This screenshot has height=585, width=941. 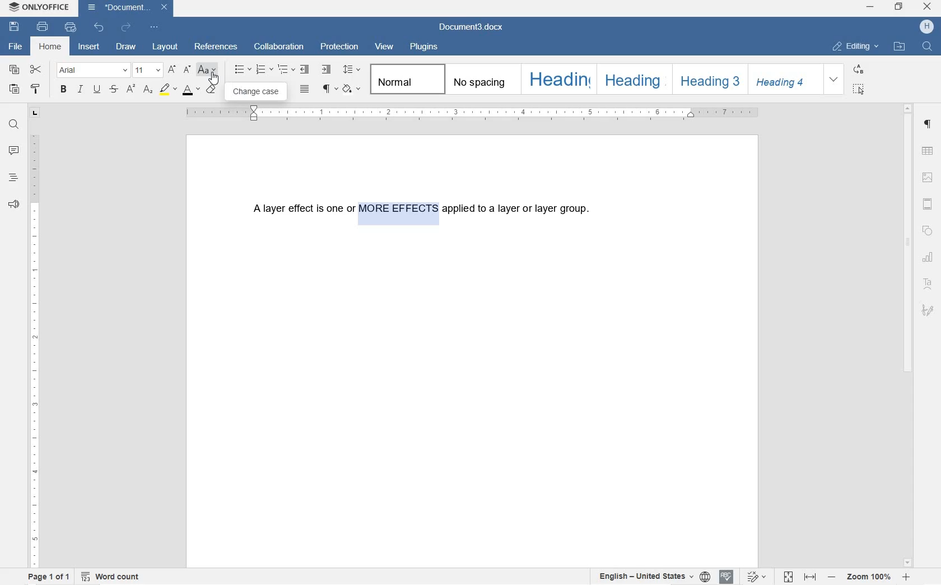 What do you see at coordinates (926, 46) in the screenshot?
I see `FIND` at bounding box center [926, 46].